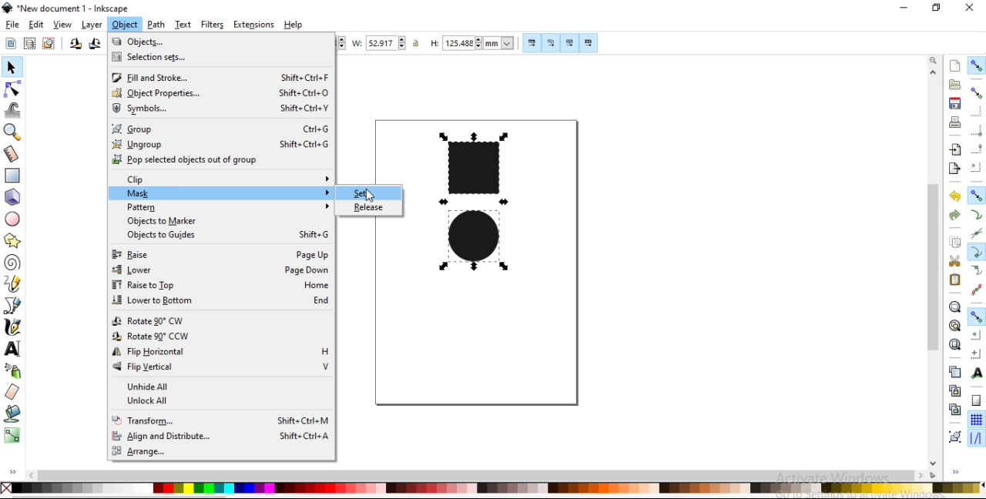 The height and width of the screenshot is (499, 986). What do you see at coordinates (953, 410) in the screenshot?
I see `cut selected clone` at bounding box center [953, 410].